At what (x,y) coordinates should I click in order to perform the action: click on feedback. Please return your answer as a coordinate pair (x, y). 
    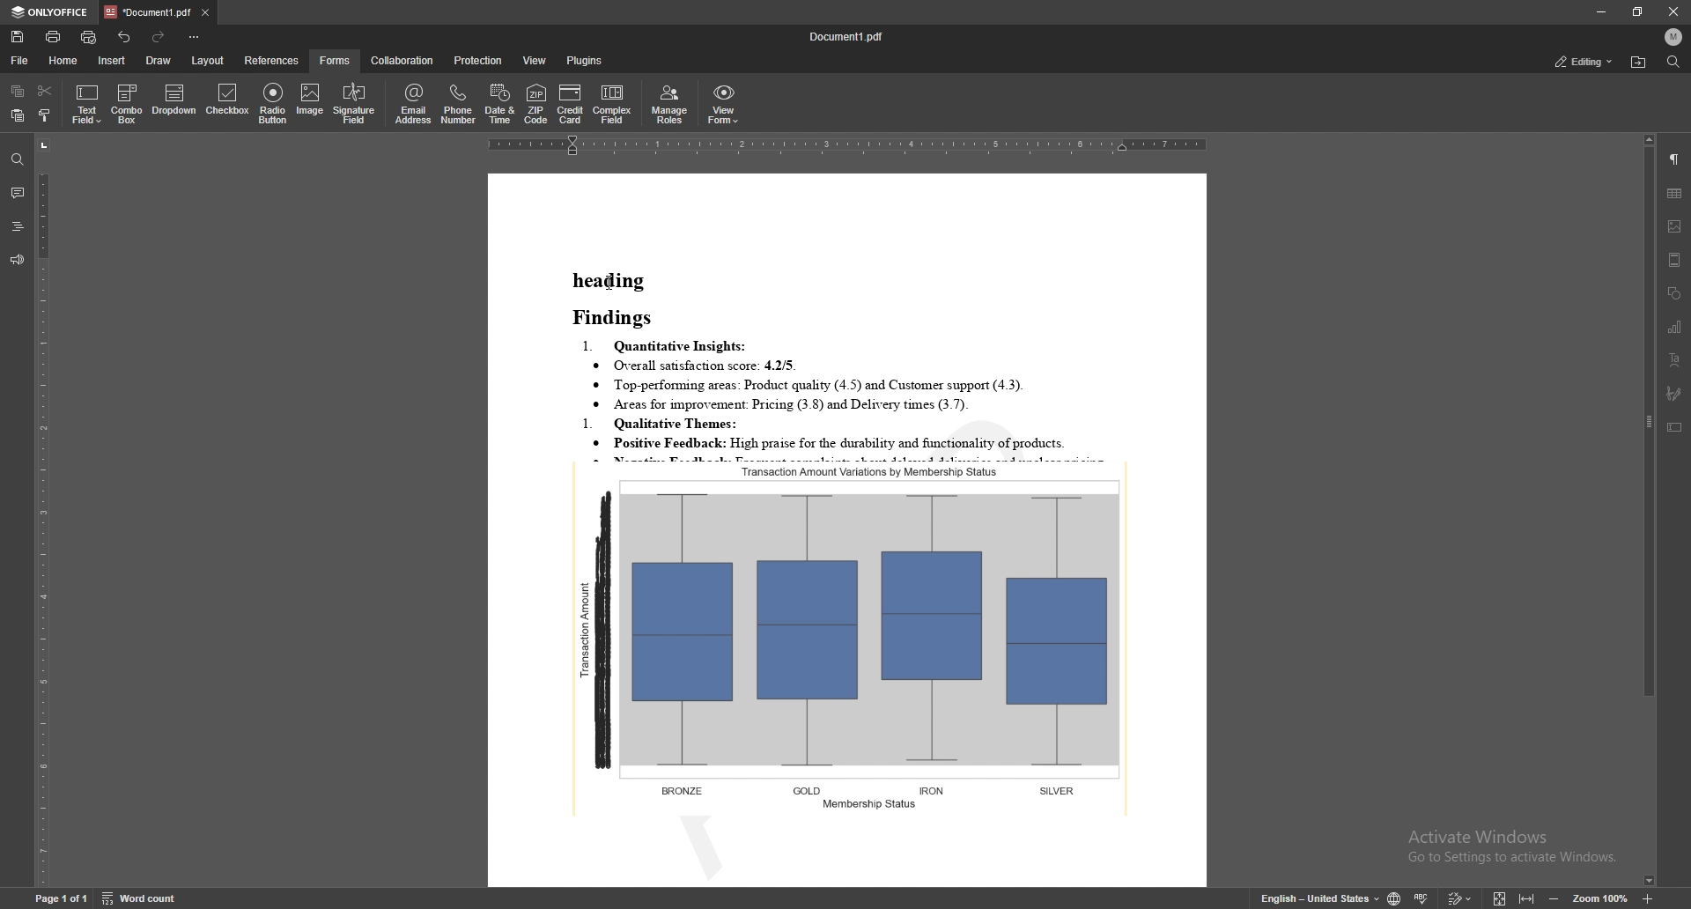
    Looking at the image, I should click on (15, 261).